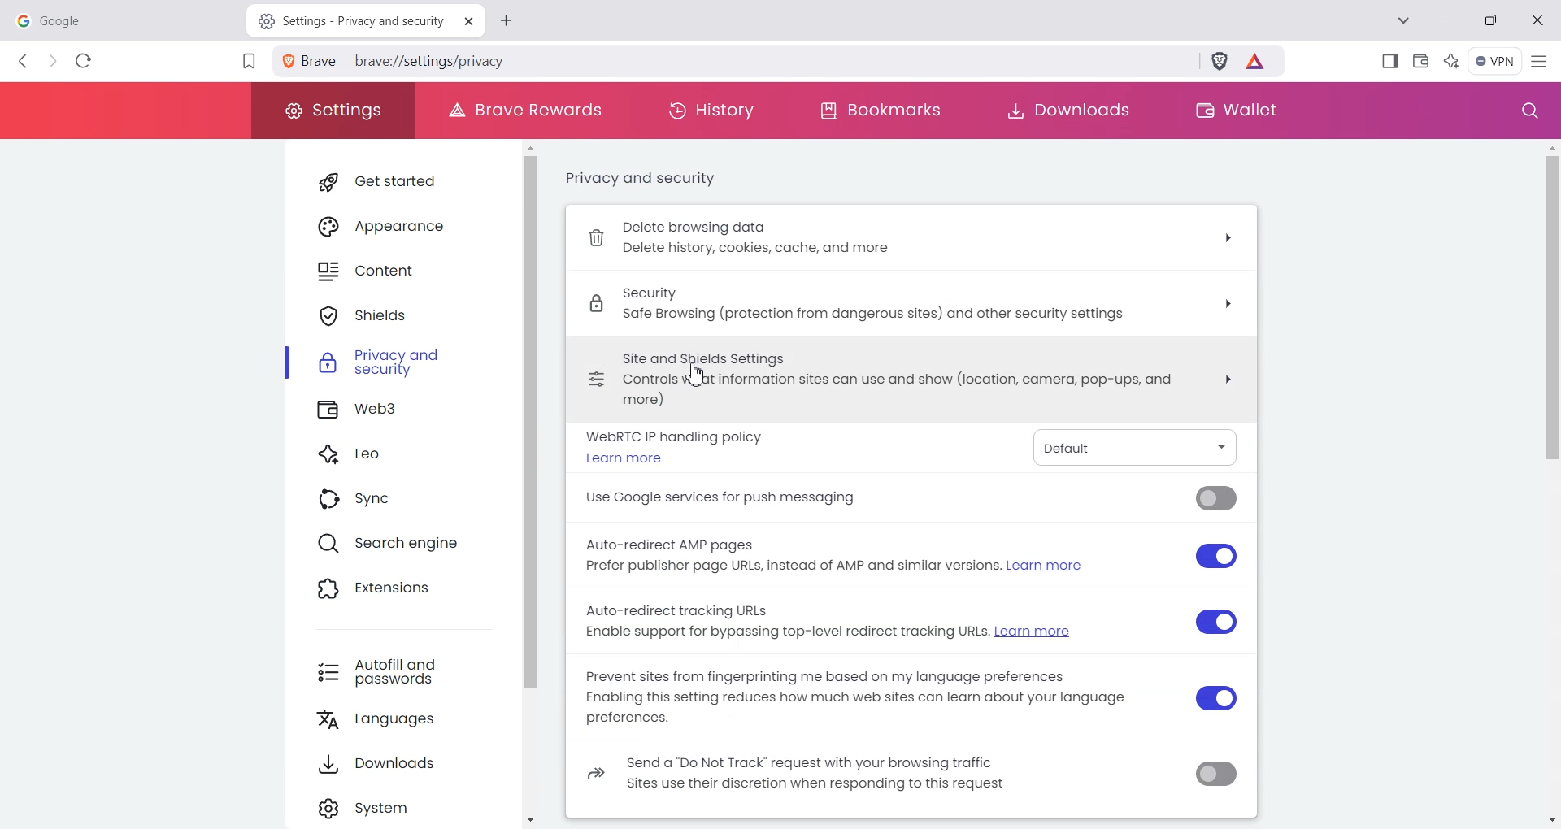 Image resolution: width=1561 pixels, height=829 pixels. Describe the element at coordinates (409, 722) in the screenshot. I see `Languages` at that location.